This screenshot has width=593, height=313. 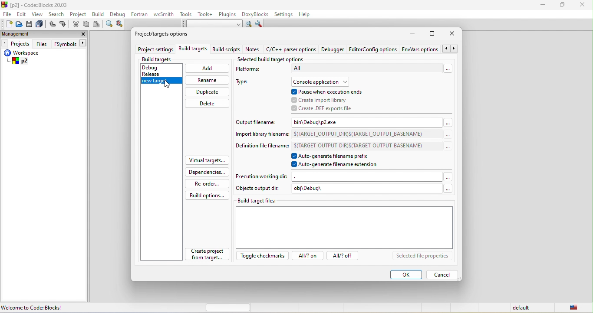 I want to click on auto generate filename prefex, so click(x=337, y=156).